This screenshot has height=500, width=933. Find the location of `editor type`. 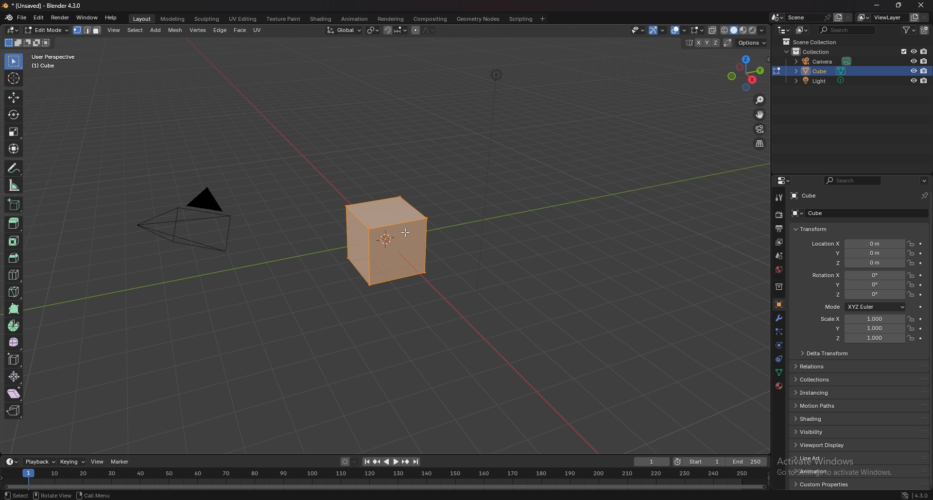

editor type is located at coordinates (12, 462).